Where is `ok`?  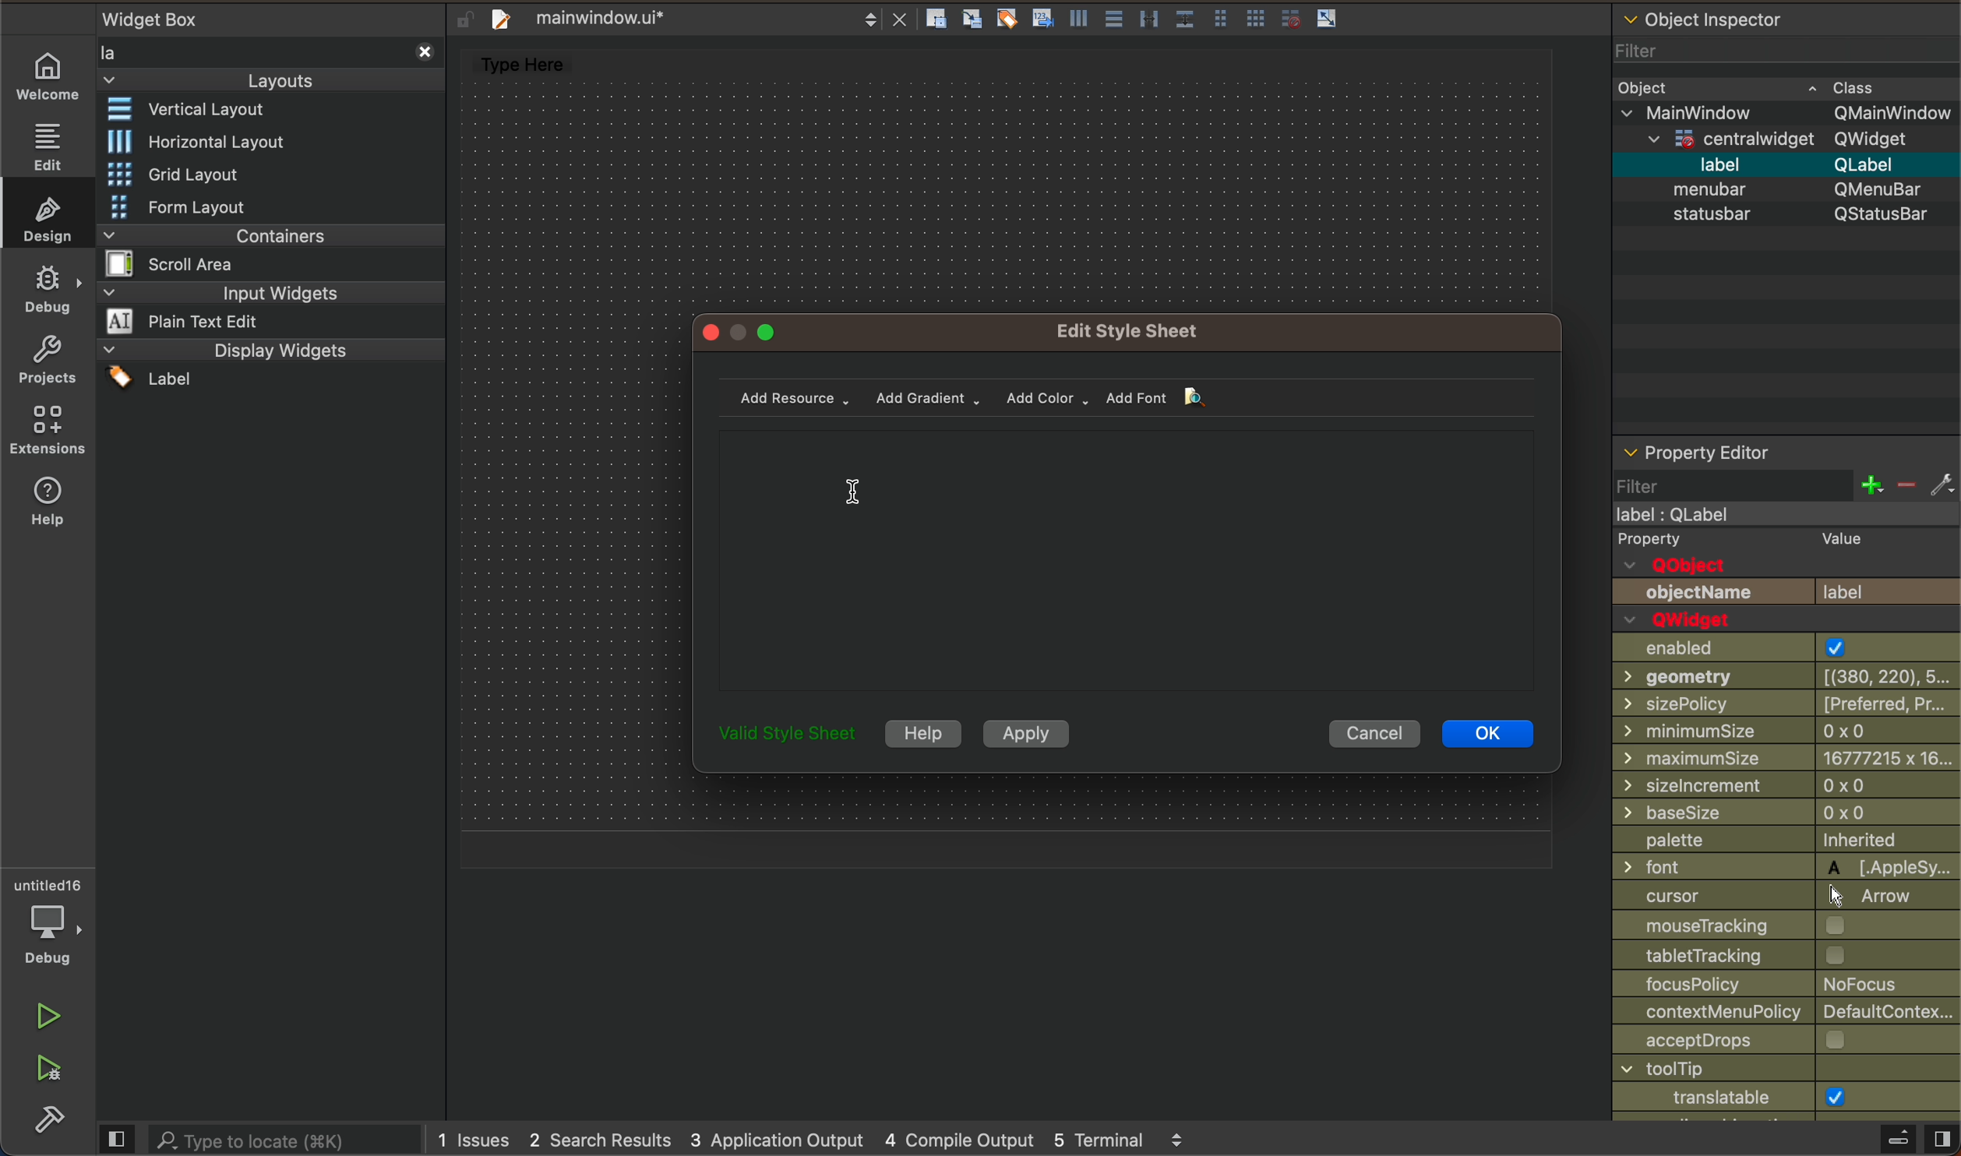 ok is located at coordinates (1486, 733).